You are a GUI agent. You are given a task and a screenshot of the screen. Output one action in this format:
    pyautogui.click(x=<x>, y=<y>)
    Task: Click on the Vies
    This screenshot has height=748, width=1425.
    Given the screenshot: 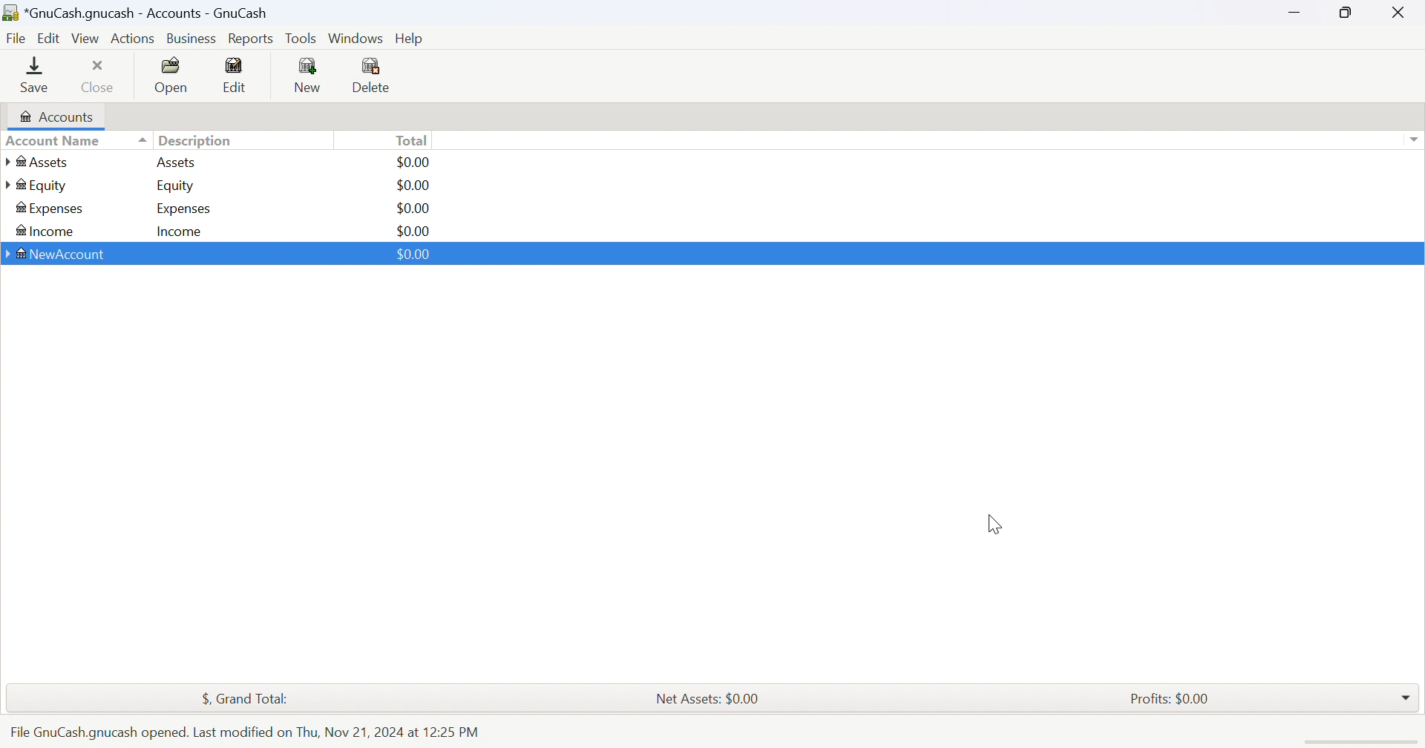 What is the action you would take?
    pyautogui.click(x=86, y=38)
    